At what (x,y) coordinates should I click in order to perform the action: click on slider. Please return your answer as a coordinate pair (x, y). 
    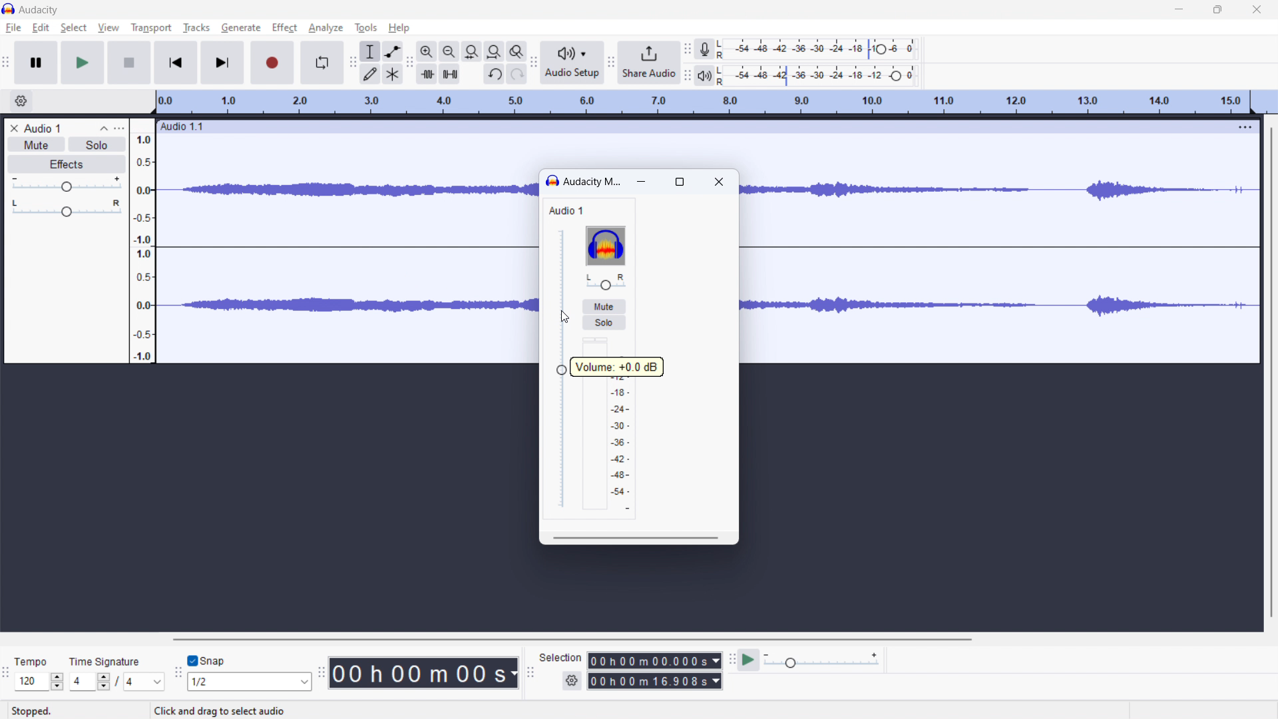
    Looking at the image, I should click on (562, 368).